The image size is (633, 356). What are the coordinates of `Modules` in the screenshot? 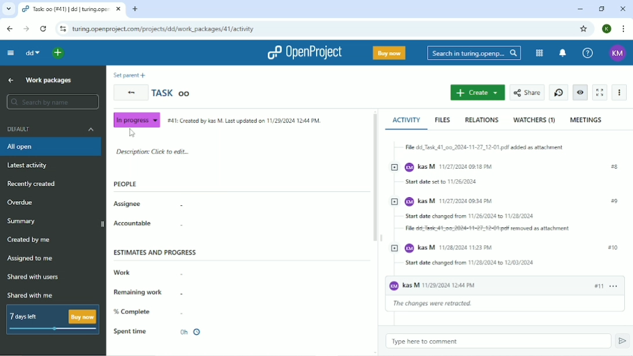 It's located at (540, 53).